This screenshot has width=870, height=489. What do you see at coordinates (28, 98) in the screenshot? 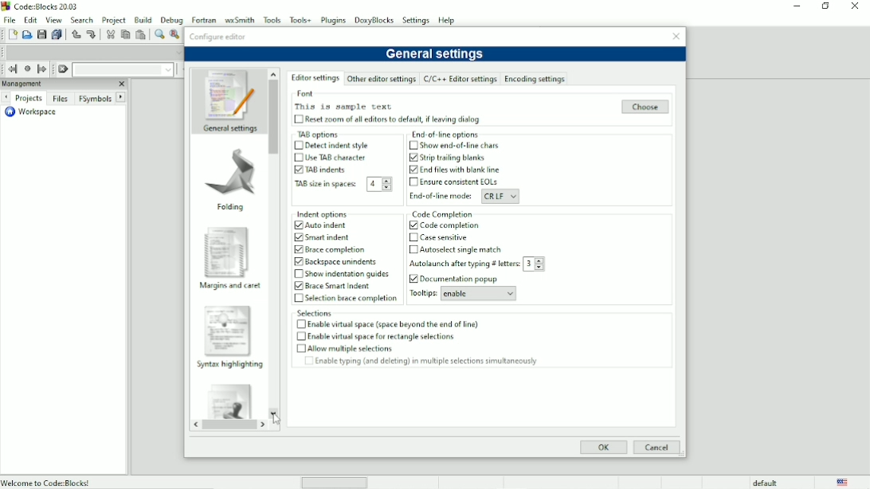
I see `Projects` at bounding box center [28, 98].